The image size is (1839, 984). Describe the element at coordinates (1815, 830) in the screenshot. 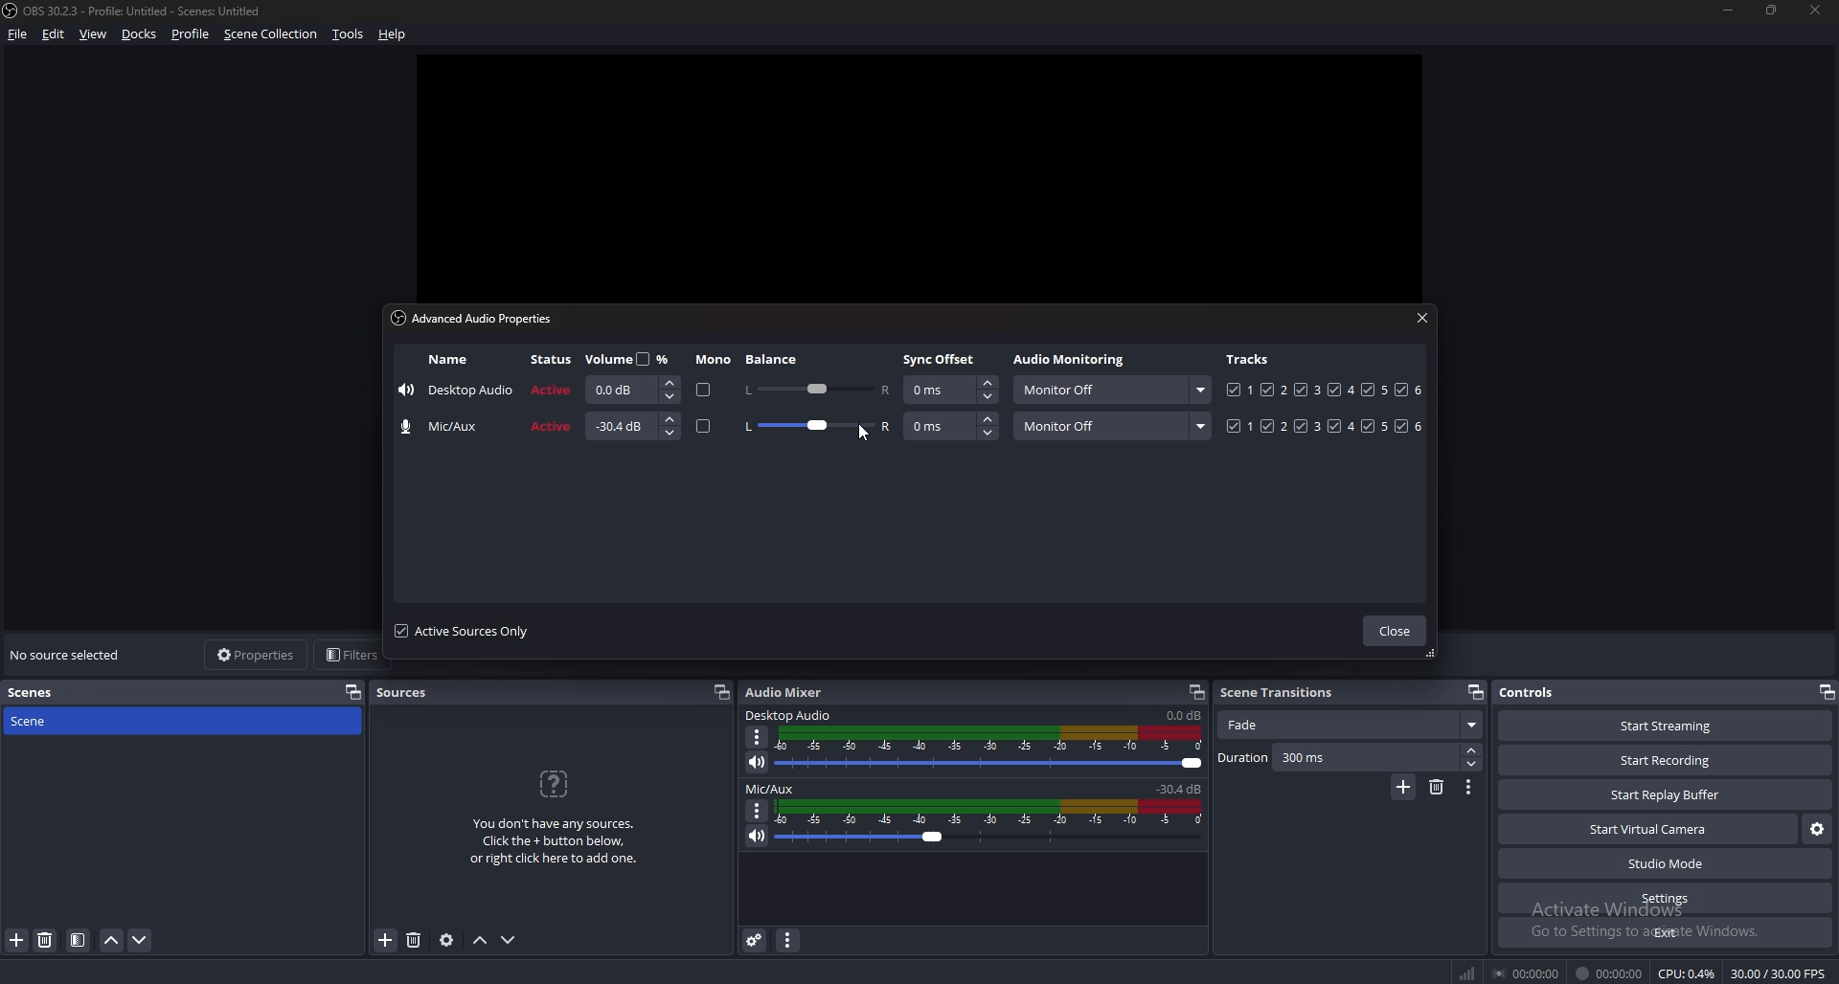

I see `configure virtual camera` at that location.